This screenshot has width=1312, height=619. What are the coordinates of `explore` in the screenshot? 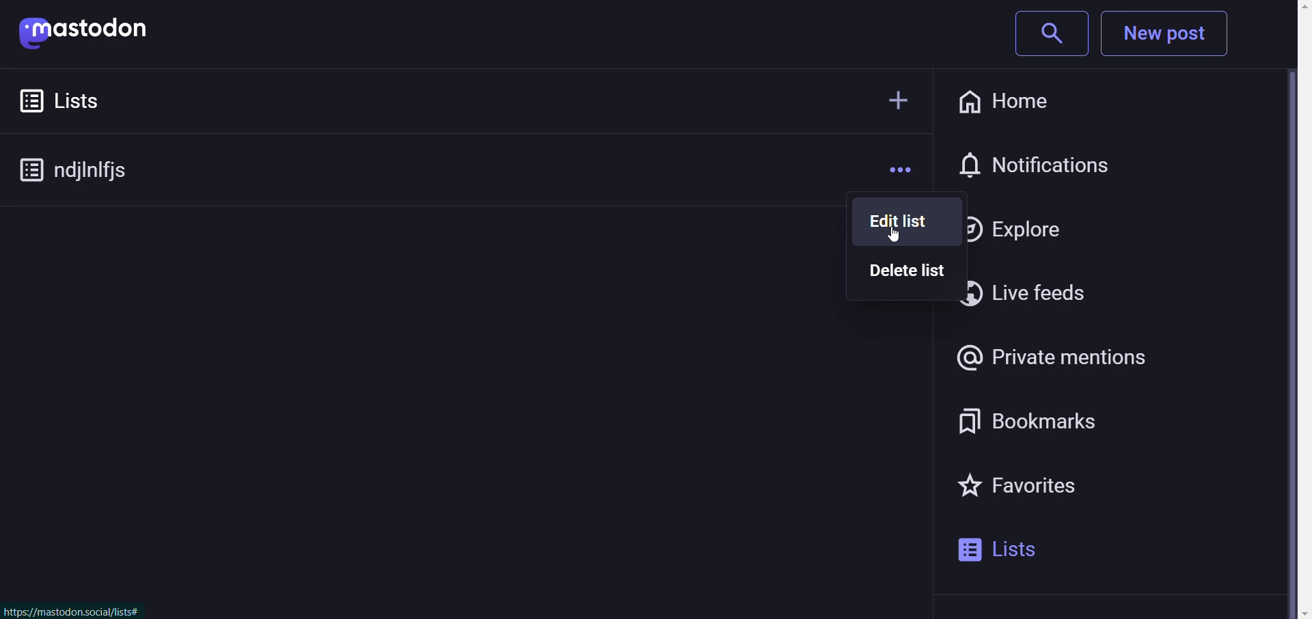 It's located at (1013, 225).